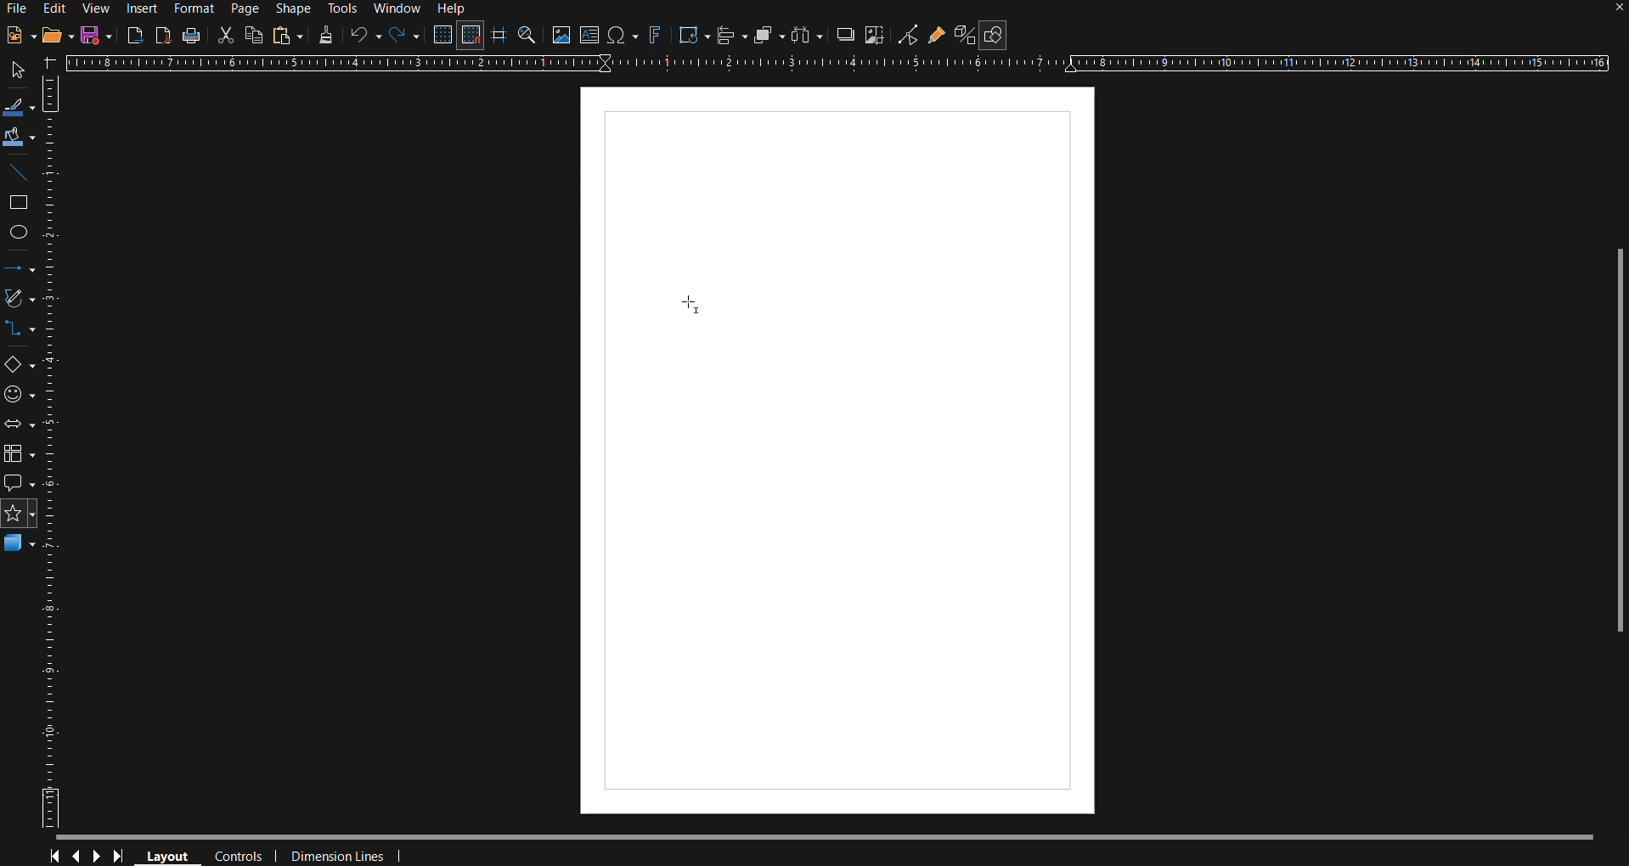 This screenshot has width=1629, height=866. I want to click on Formatting, so click(324, 36).